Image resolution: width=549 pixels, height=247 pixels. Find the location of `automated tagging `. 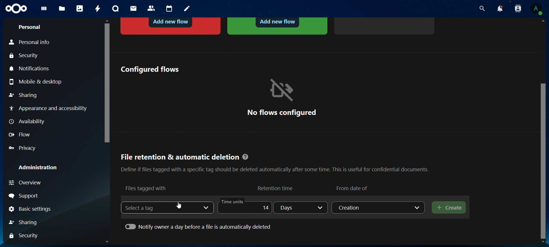

automated tagging  is located at coordinates (277, 25).